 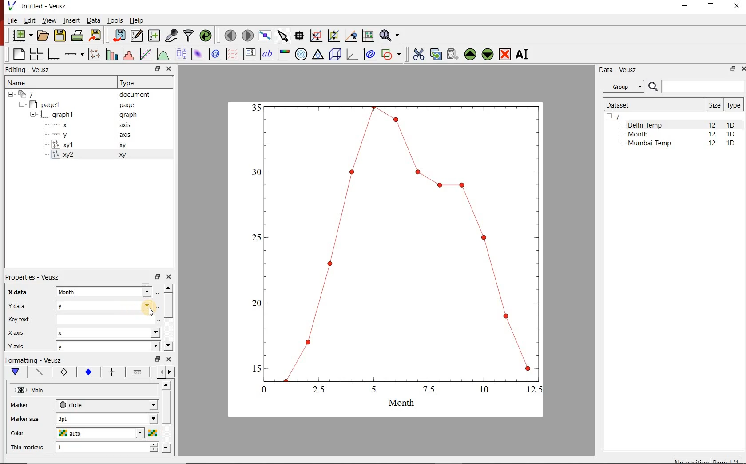 I want to click on File, so click(x=12, y=20).